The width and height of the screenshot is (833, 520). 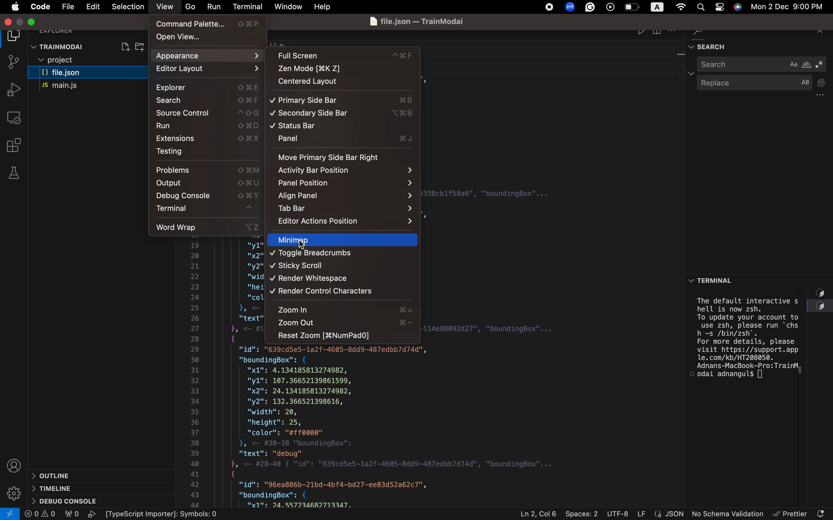 What do you see at coordinates (60, 45) in the screenshot?
I see `trainmodal` at bounding box center [60, 45].